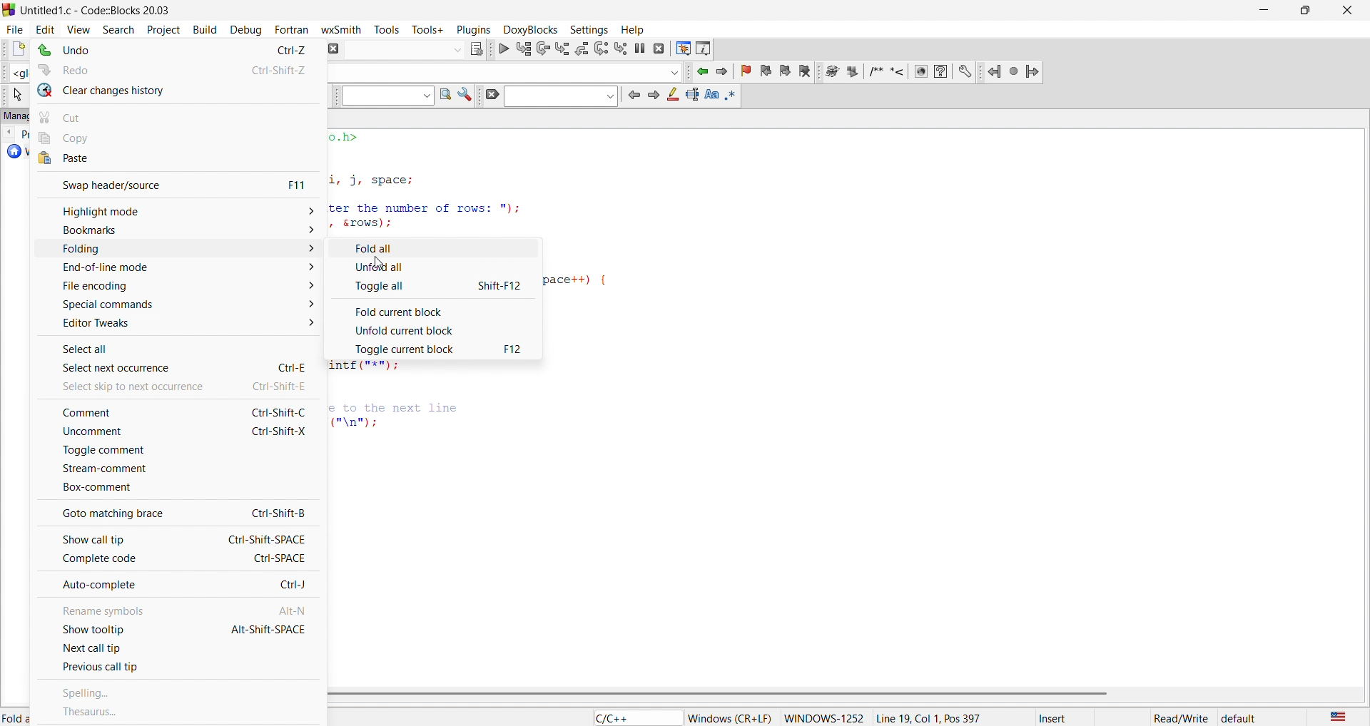 The image size is (1370, 726). What do you see at coordinates (928, 717) in the screenshot?
I see `Line 19, col 1, Pos 397` at bounding box center [928, 717].